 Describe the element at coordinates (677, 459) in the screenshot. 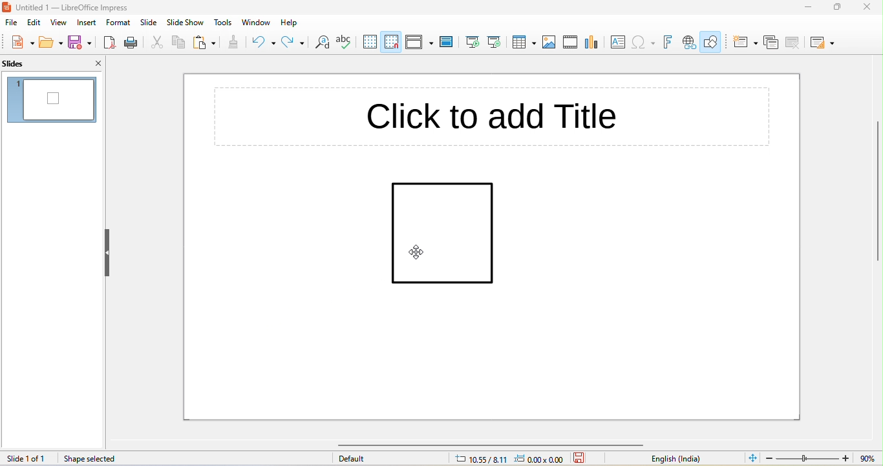

I see `english` at that location.